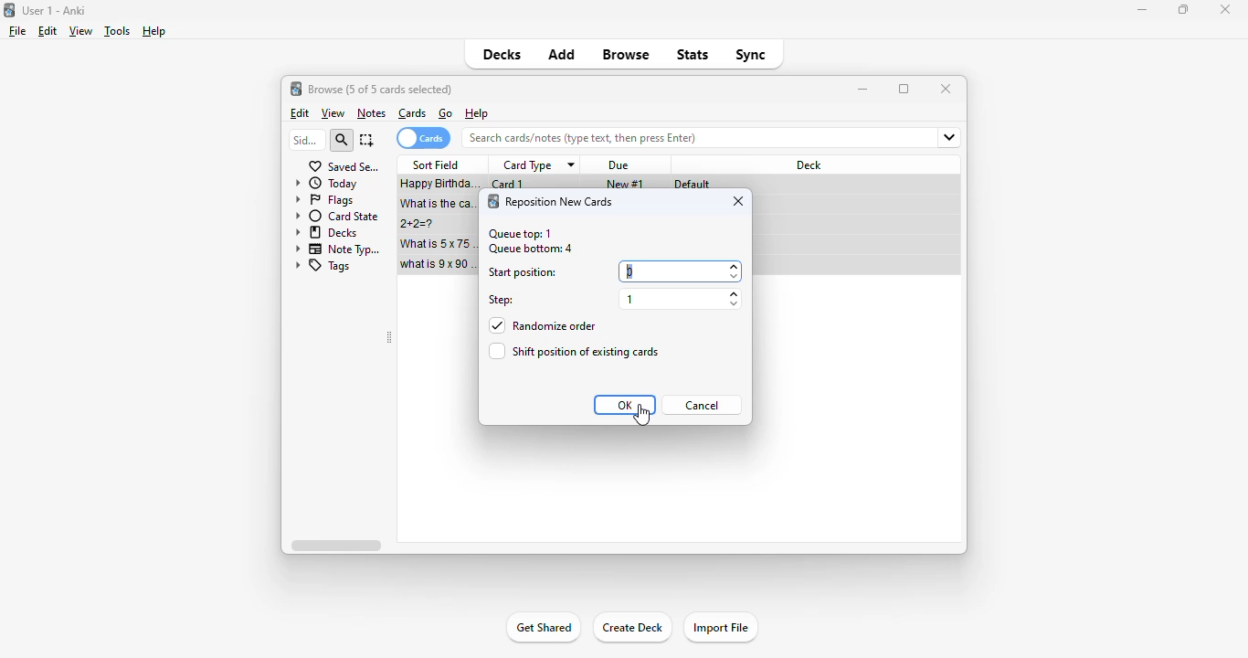 Image resolution: width=1248 pixels, height=658 pixels. I want to click on sidebar filter, so click(306, 140).